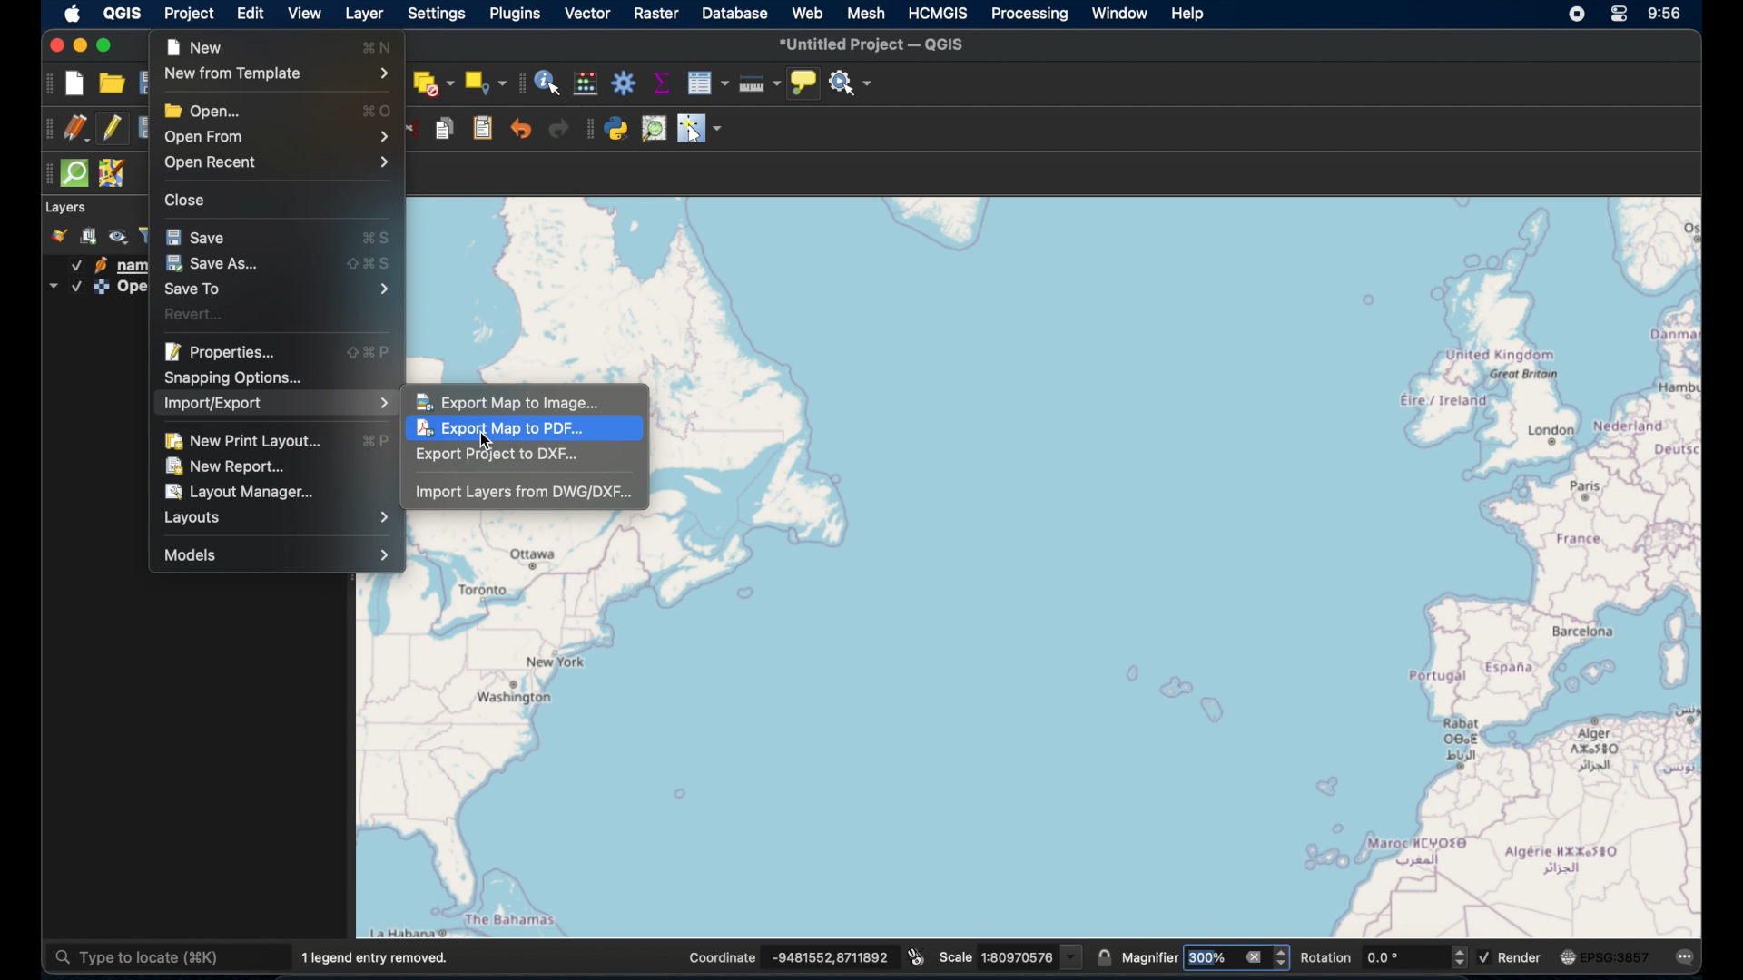  What do you see at coordinates (55, 45) in the screenshot?
I see `close` at bounding box center [55, 45].